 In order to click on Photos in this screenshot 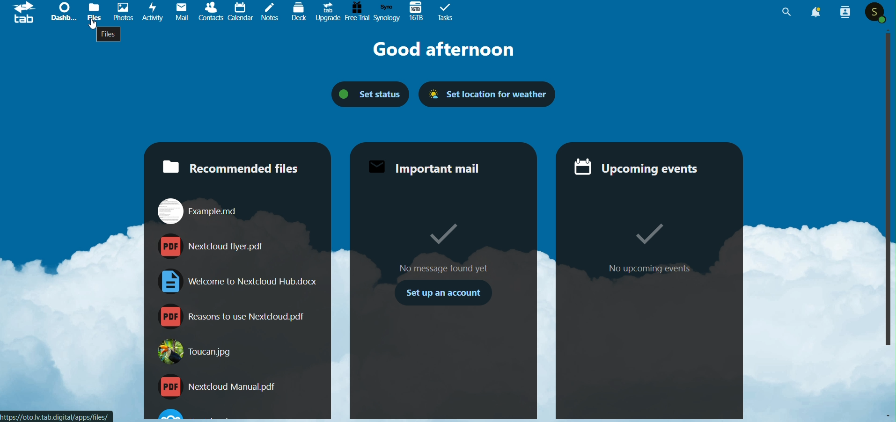, I will do `click(122, 12)`.